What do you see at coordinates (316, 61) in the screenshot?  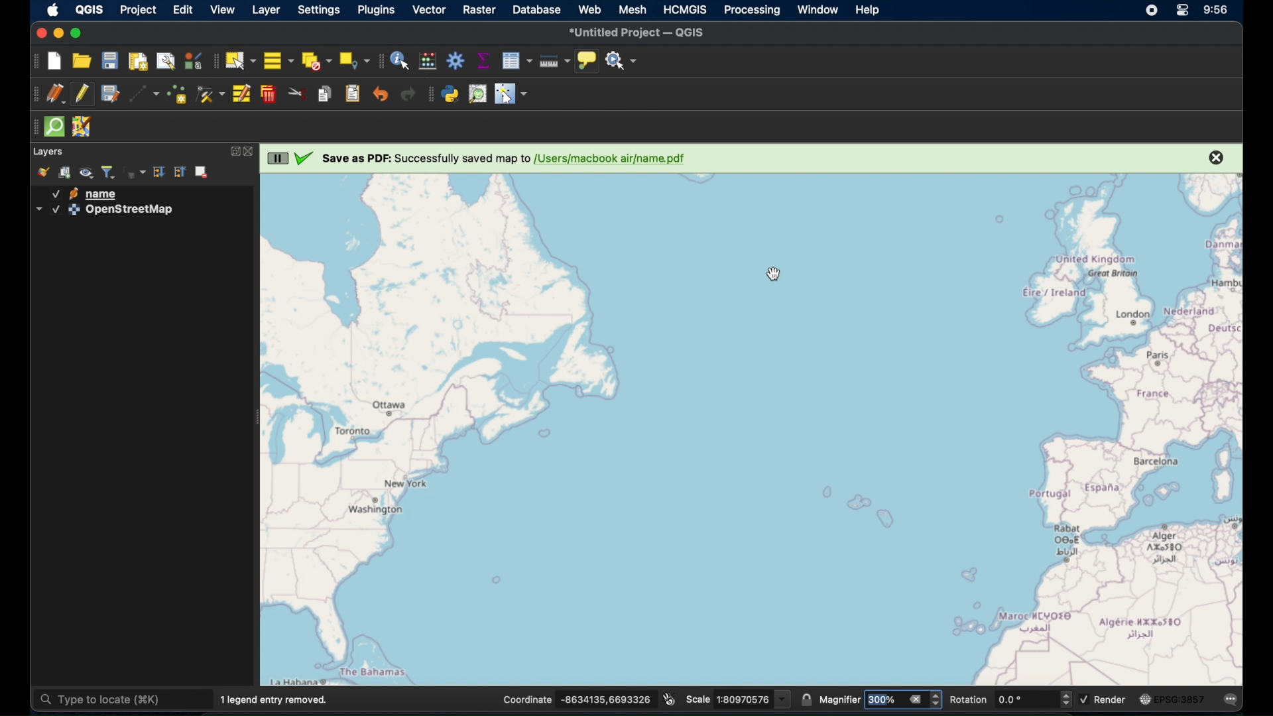 I see `deselect features` at bounding box center [316, 61].